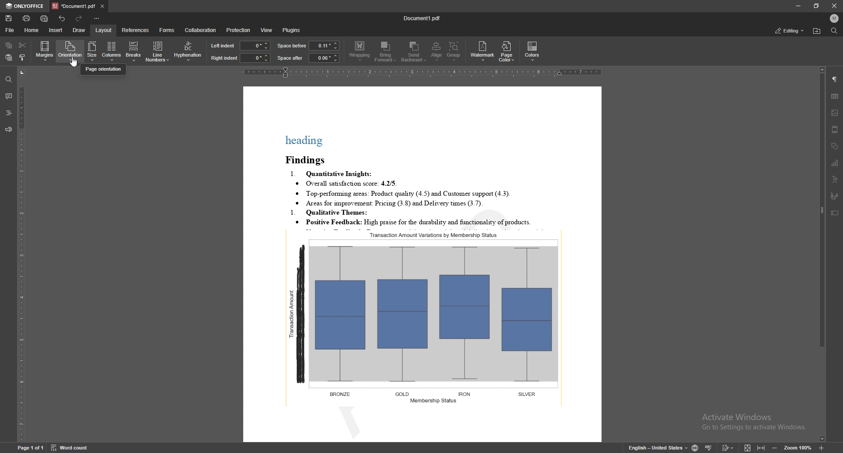 Image resolution: width=843 pixels, height=453 pixels. Describe the element at coordinates (423, 264) in the screenshot. I see `doc` at that location.